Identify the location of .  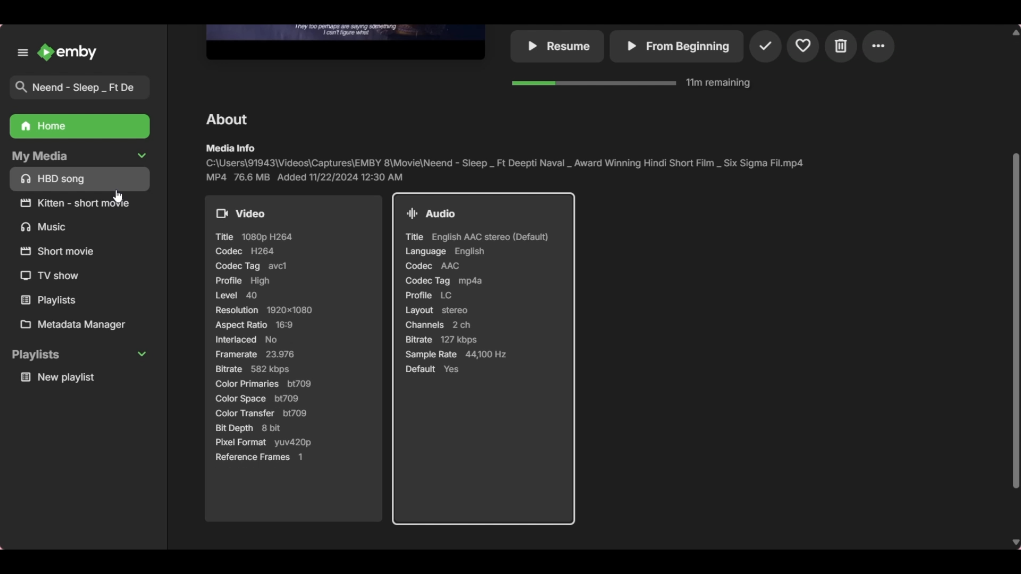
(82, 202).